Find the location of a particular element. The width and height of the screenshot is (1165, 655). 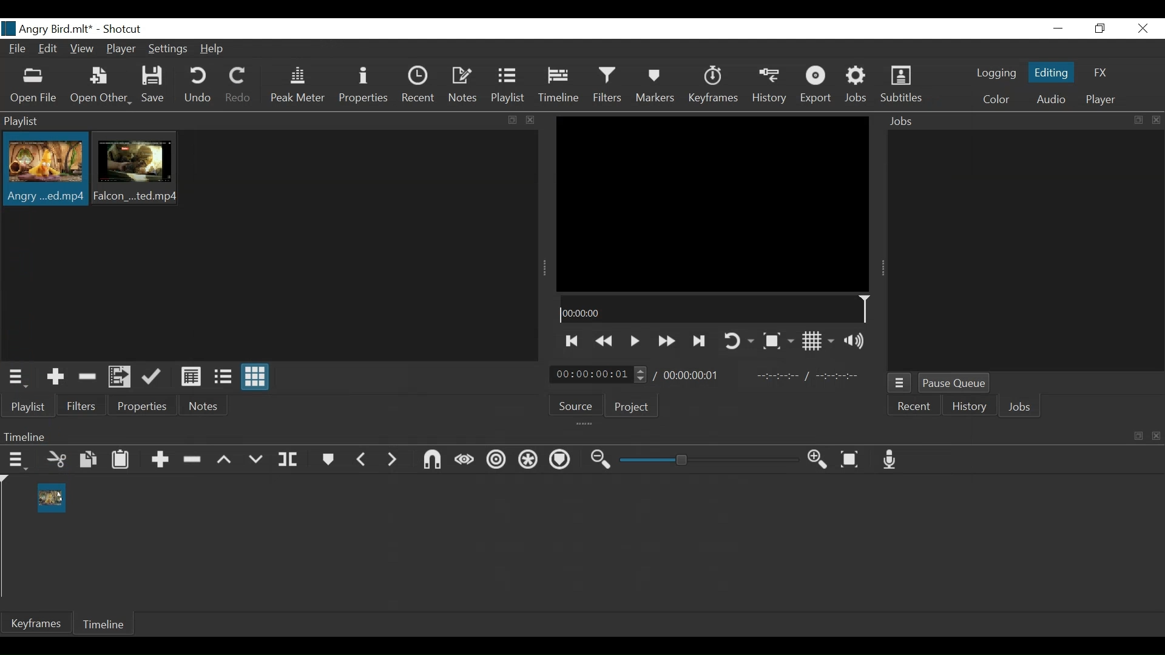

Media Viewer is located at coordinates (712, 204).